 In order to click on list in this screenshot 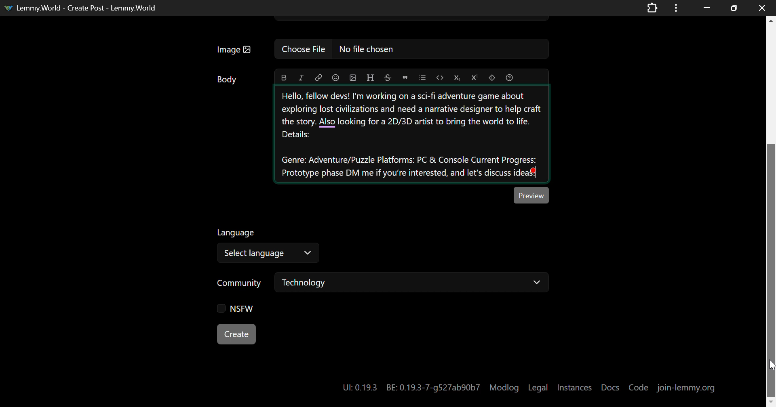, I will do `click(424, 78)`.